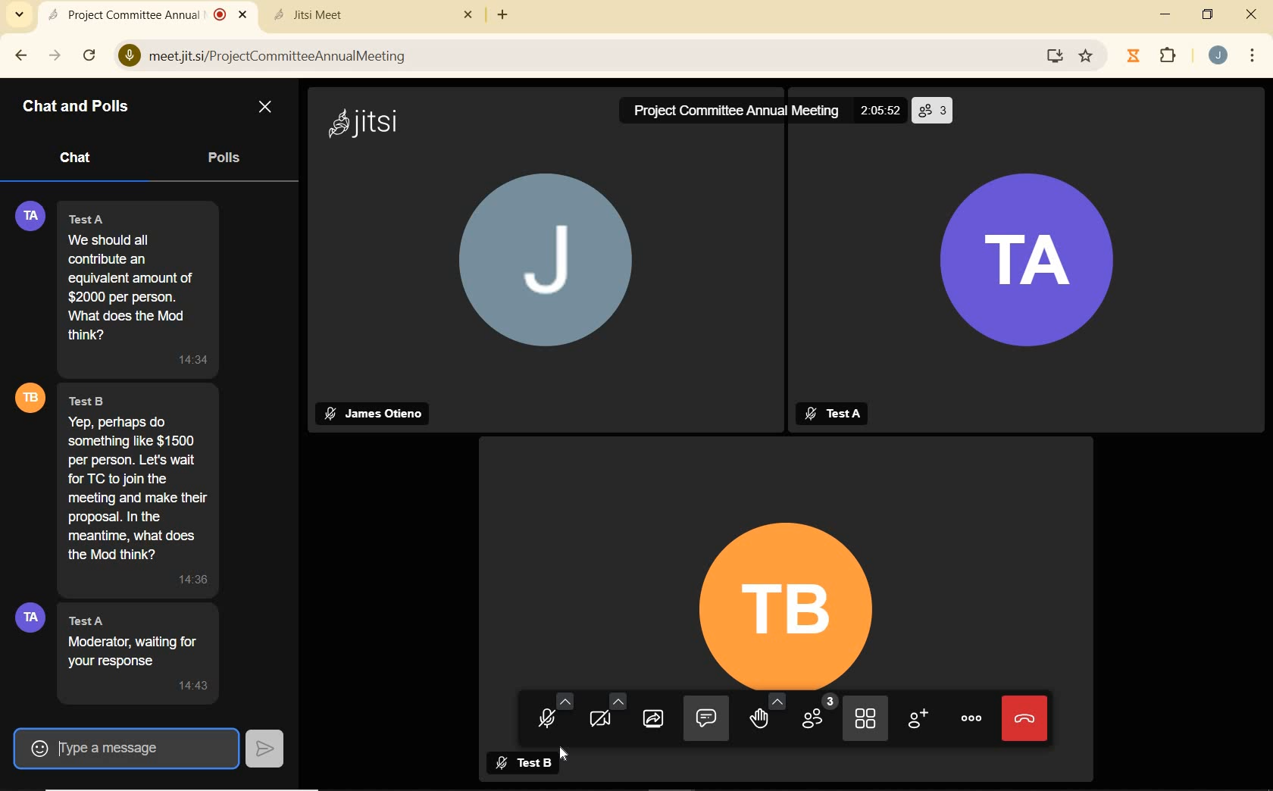 This screenshot has height=791, width=1273. Describe the element at coordinates (917, 719) in the screenshot. I see `invite people` at that location.